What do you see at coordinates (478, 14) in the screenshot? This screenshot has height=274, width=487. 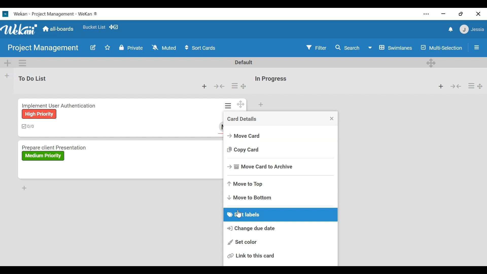 I see `Close` at bounding box center [478, 14].